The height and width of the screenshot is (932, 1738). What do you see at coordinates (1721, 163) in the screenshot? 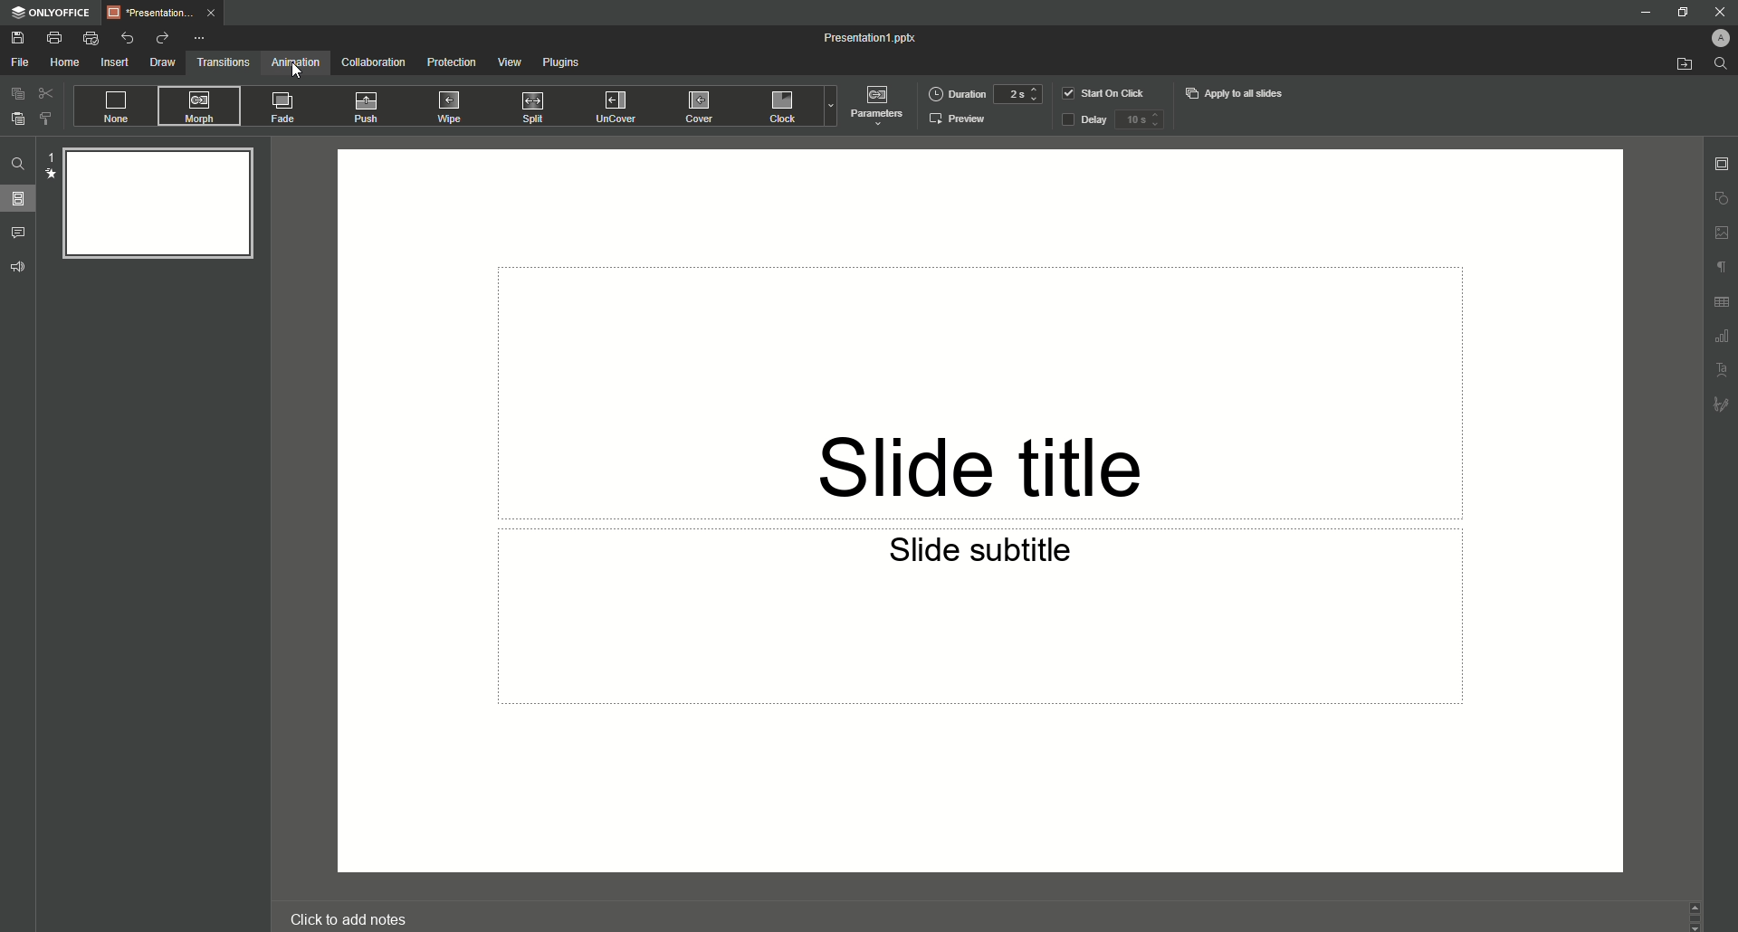
I see `Slide settings` at bounding box center [1721, 163].